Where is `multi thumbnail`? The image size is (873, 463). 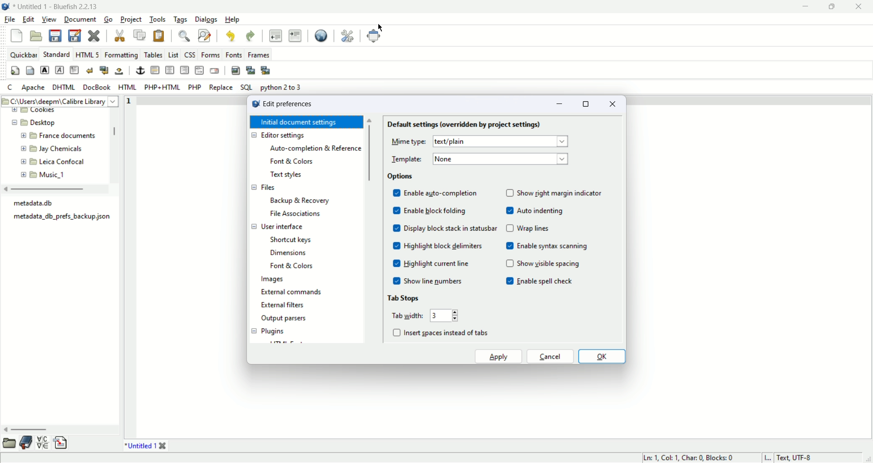
multi thumbnail is located at coordinates (266, 71).